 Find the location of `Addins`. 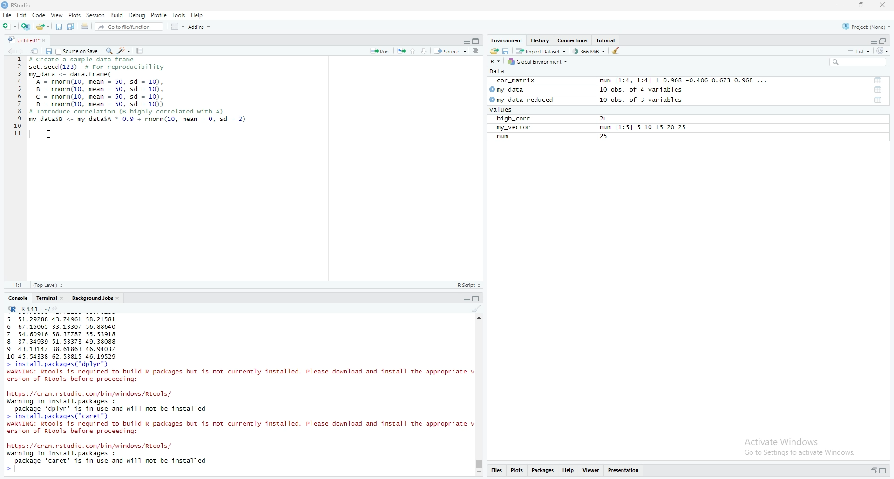

Addins is located at coordinates (200, 27).